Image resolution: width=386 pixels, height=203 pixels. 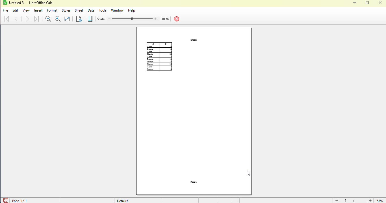 I want to click on next page, so click(x=27, y=19).